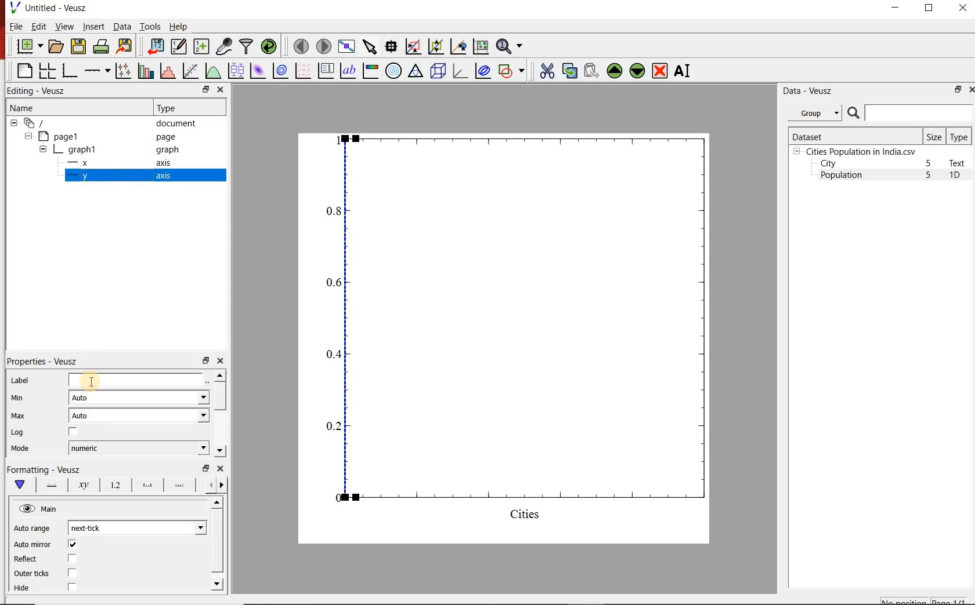 The image size is (975, 605). I want to click on Auto mirror, so click(34, 544).